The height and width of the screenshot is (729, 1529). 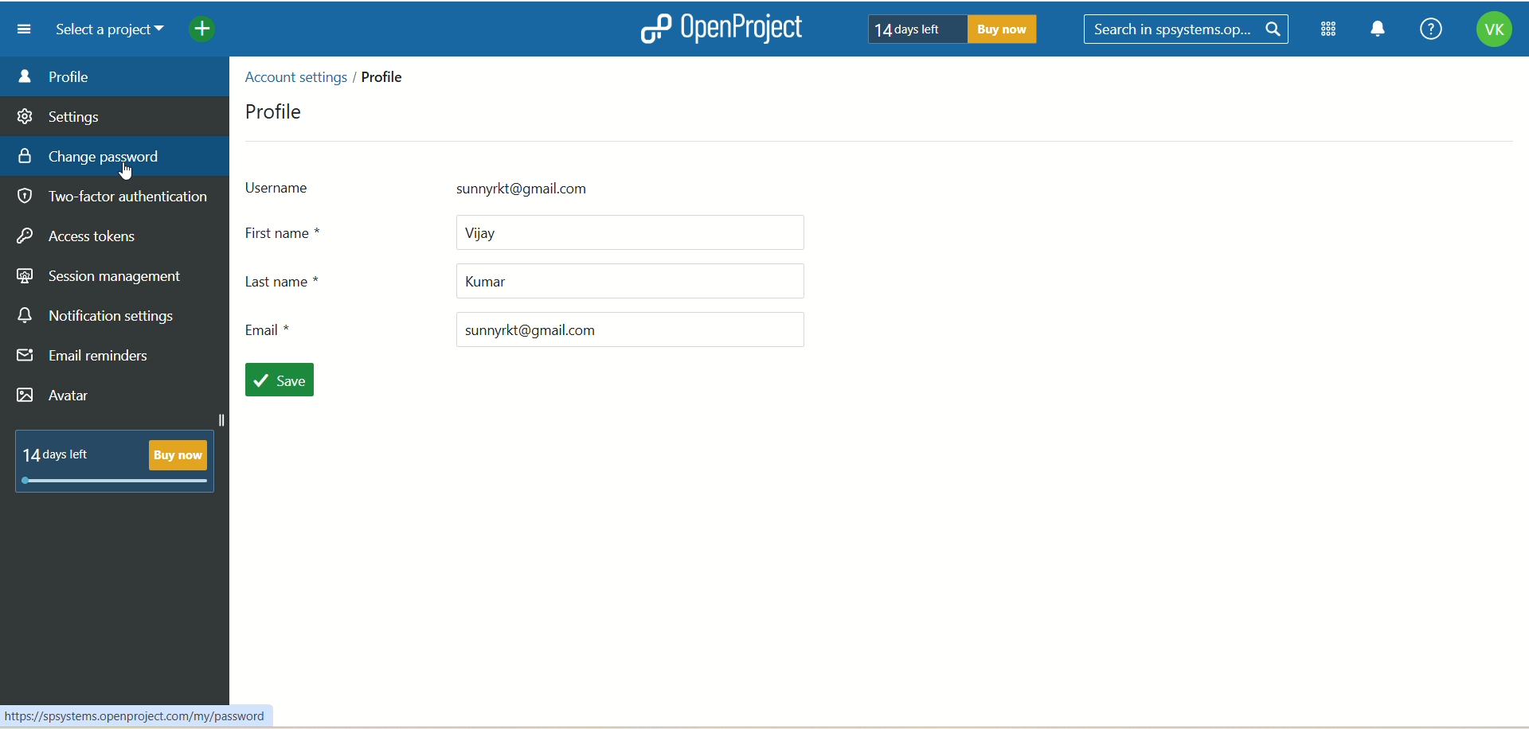 I want to click on add menu, so click(x=204, y=31).